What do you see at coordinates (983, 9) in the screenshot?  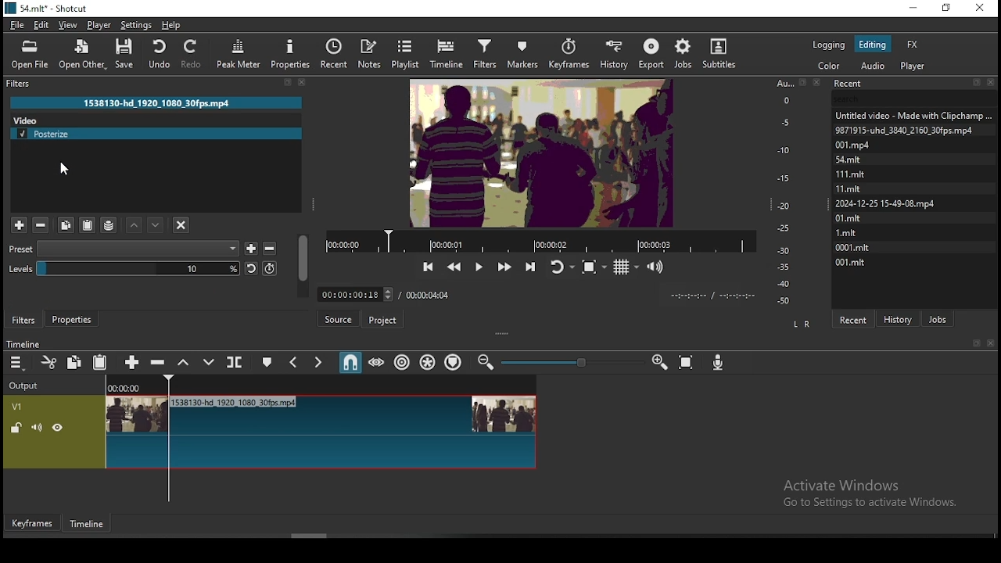 I see `close window` at bounding box center [983, 9].